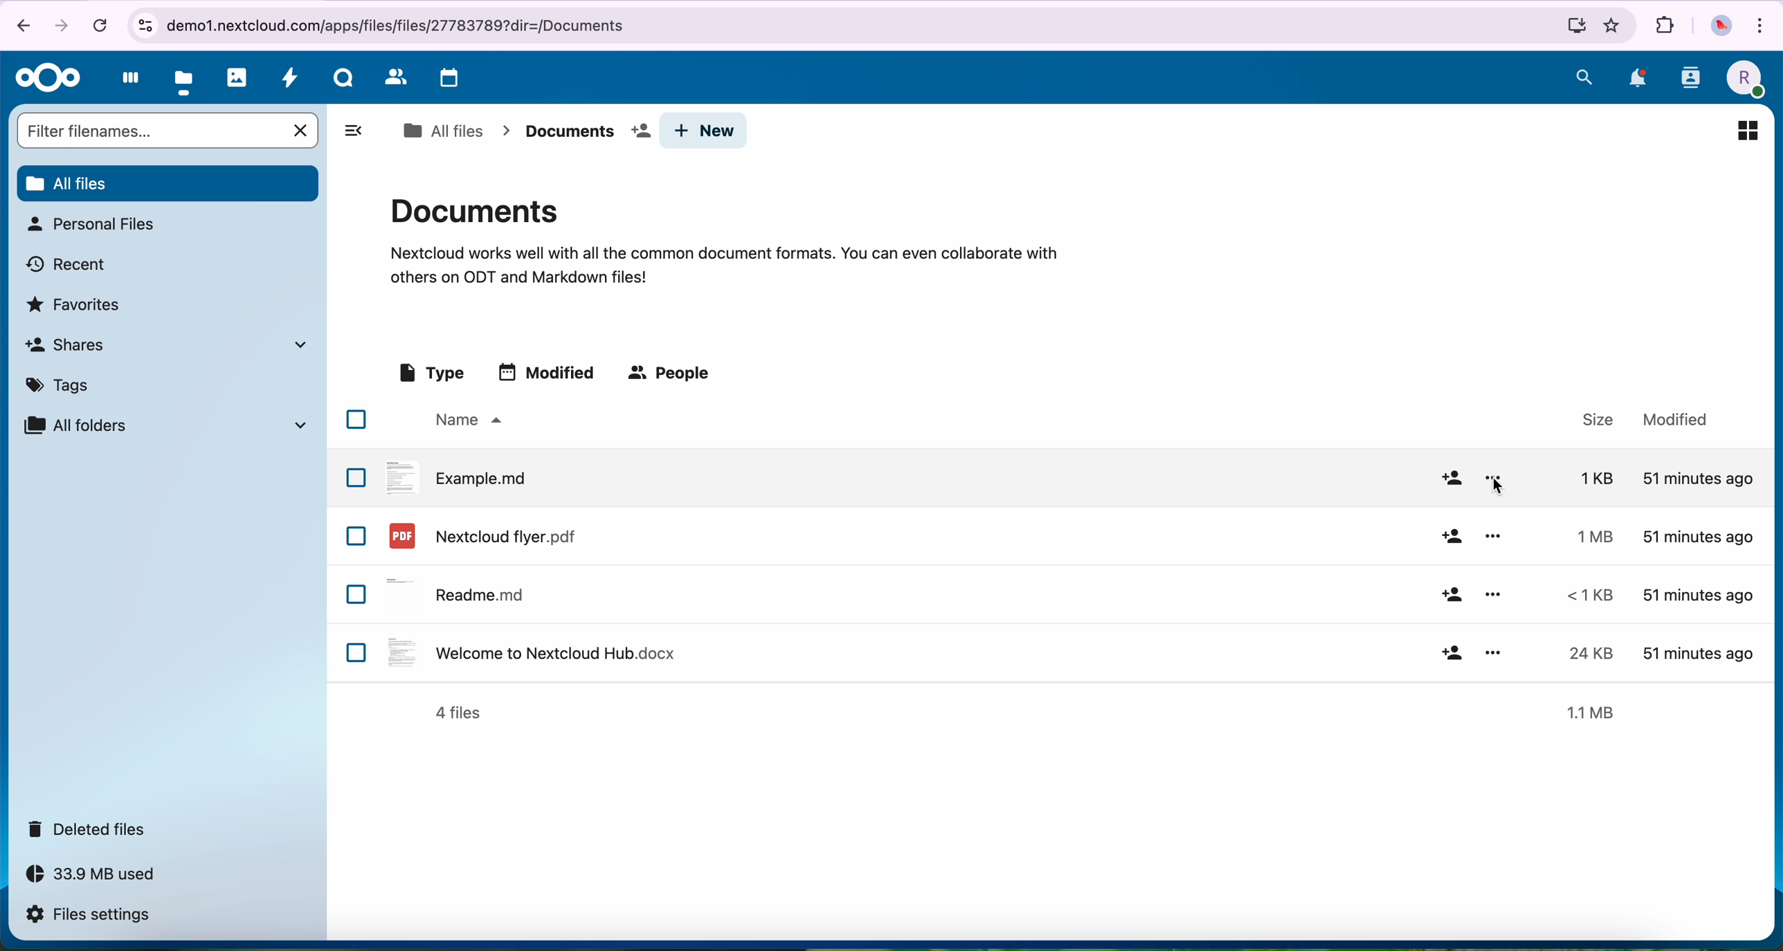  I want to click on all files button, so click(167, 181).